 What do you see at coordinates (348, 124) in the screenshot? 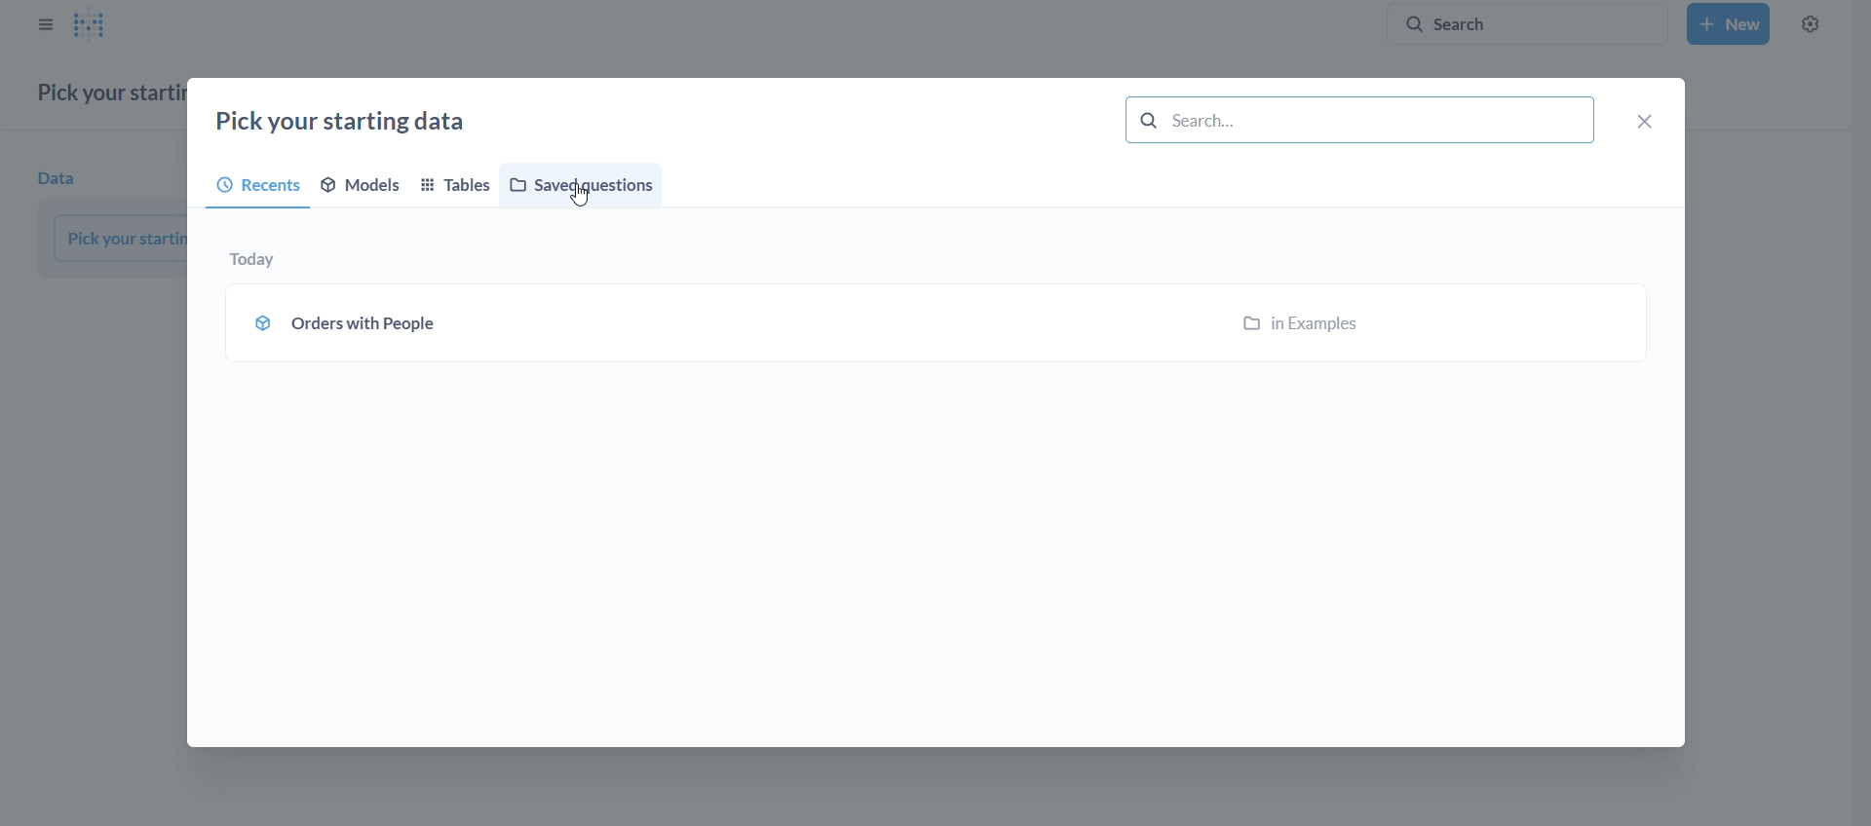
I see `pick your starting data` at bounding box center [348, 124].